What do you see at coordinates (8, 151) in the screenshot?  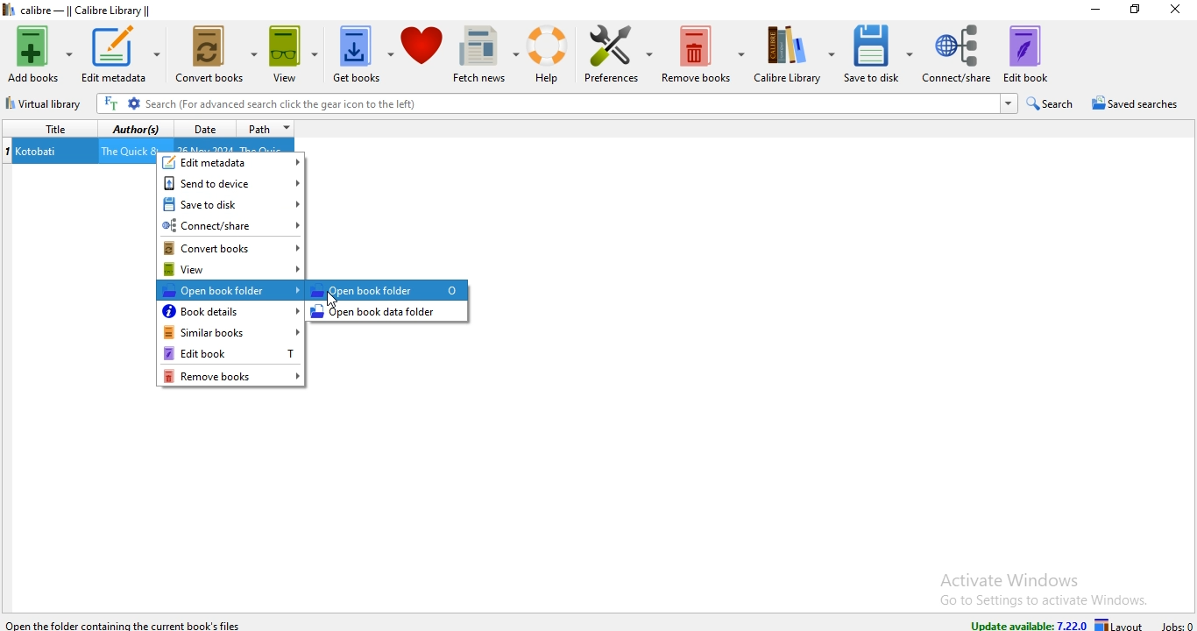 I see `index no` at bounding box center [8, 151].